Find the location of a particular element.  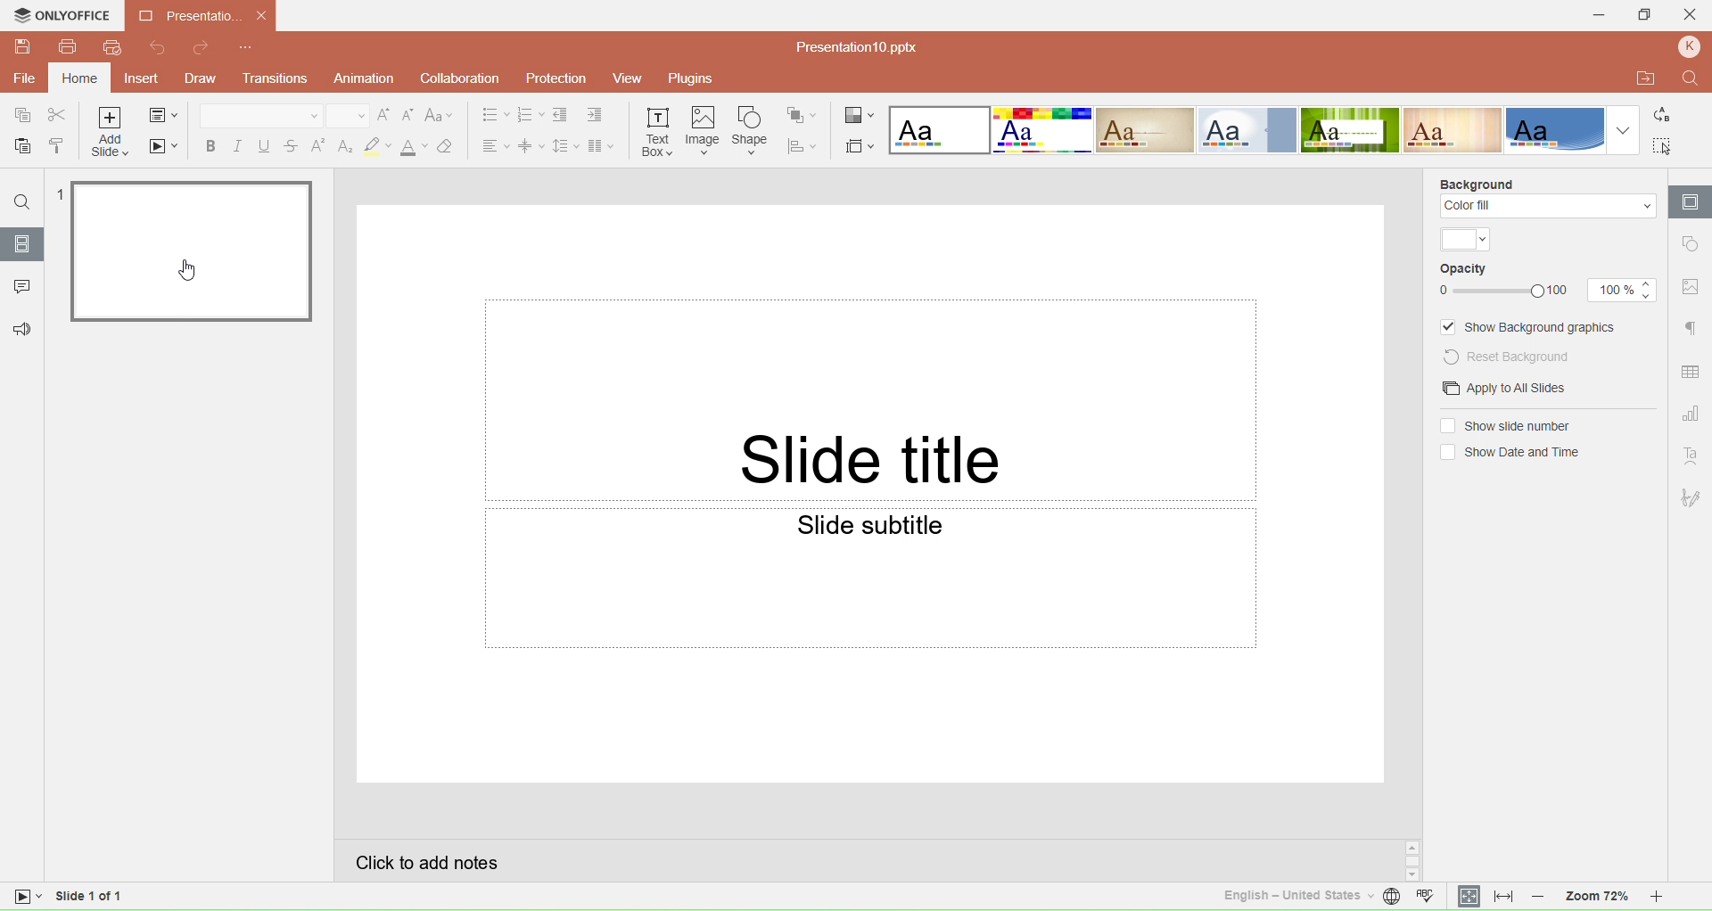

Set text language is located at coordinates (1288, 895).